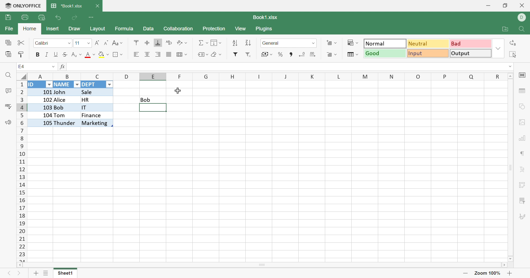  Describe the element at coordinates (62, 92) in the screenshot. I see `John` at that location.